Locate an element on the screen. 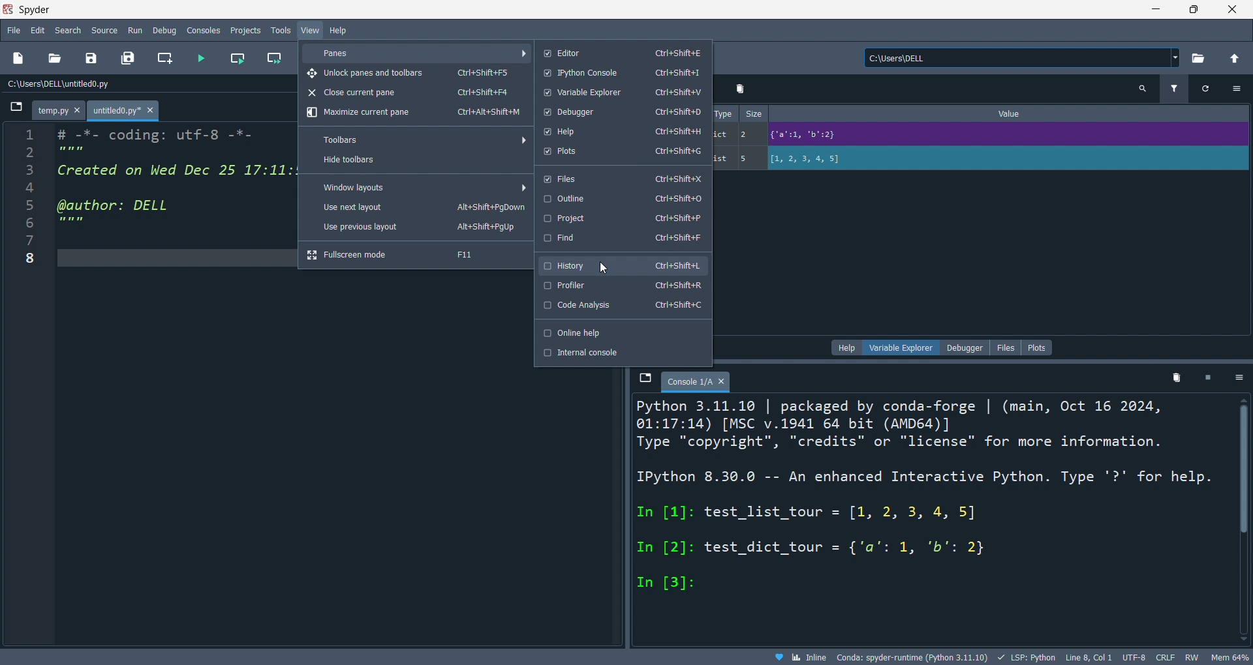 Image resolution: width=1253 pixels, height=665 pixels. plots is located at coordinates (620, 153).